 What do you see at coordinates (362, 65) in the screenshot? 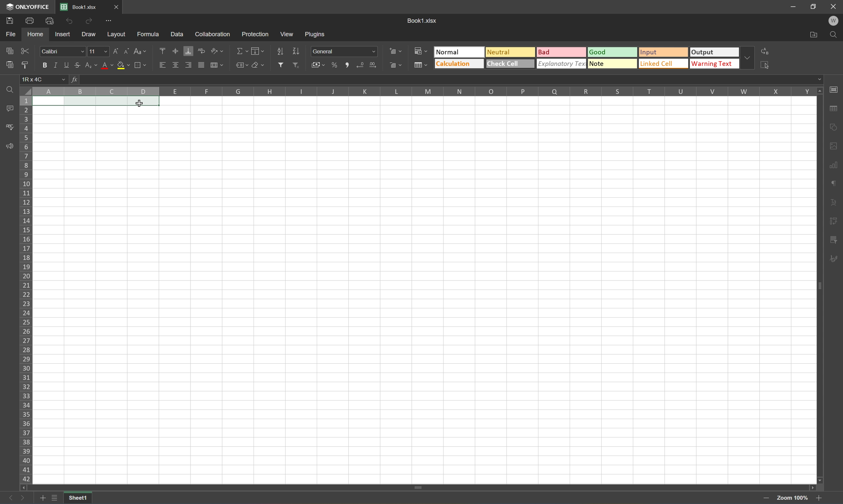
I see `Decrease decimal` at bounding box center [362, 65].